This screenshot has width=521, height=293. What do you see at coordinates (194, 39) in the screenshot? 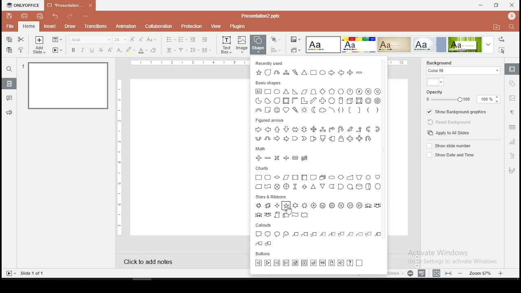
I see `decrease indent` at bounding box center [194, 39].